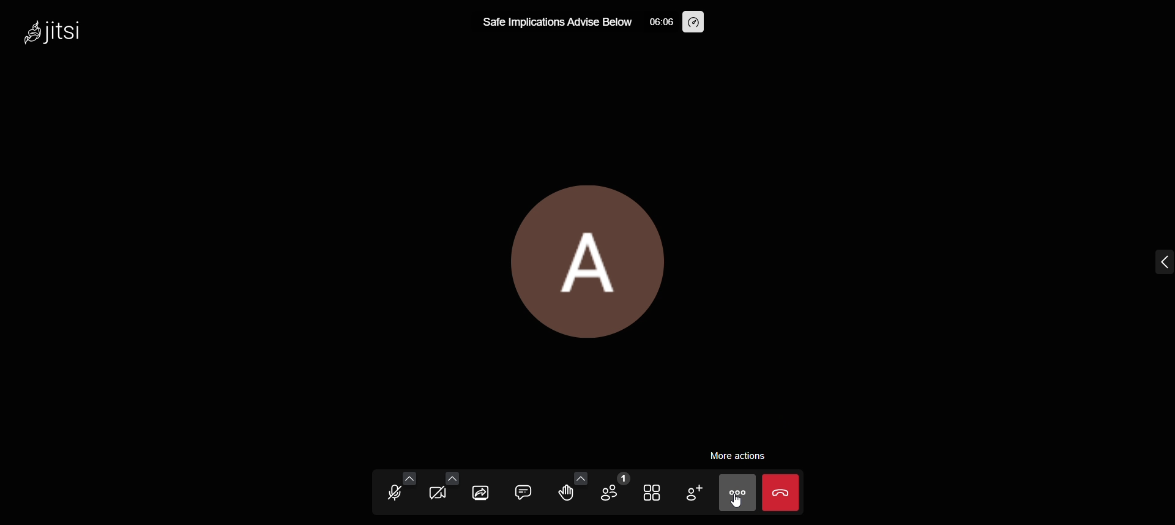  What do you see at coordinates (739, 455) in the screenshot?
I see `more action` at bounding box center [739, 455].